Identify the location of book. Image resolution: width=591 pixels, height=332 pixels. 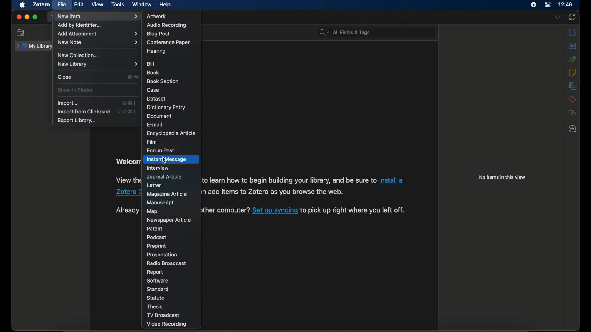
(153, 73).